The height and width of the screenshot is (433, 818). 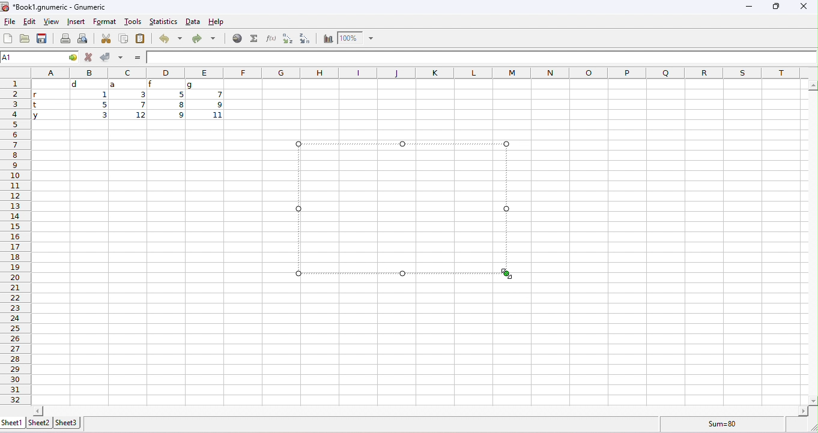 I want to click on help, so click(x=217, y=22).